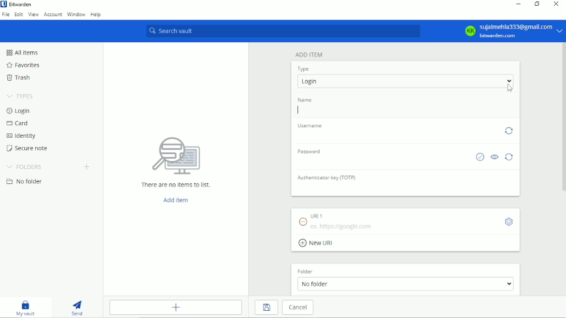 The width and height of the screenshot is (566, 318). What do you see at coordinates (328, 163) in the screenshot?
I see `Type password` at bounding box center [328, 163].